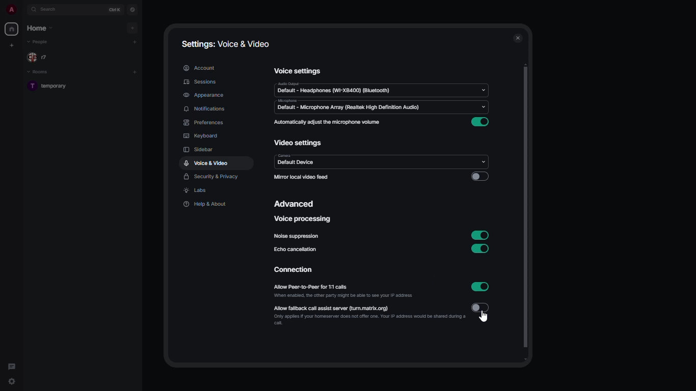 This screenshot has height=391, width=696. Describe the element at coordinates (327, 122) in the screenshot. I see `automatically adjust the microphone volume` at that location.